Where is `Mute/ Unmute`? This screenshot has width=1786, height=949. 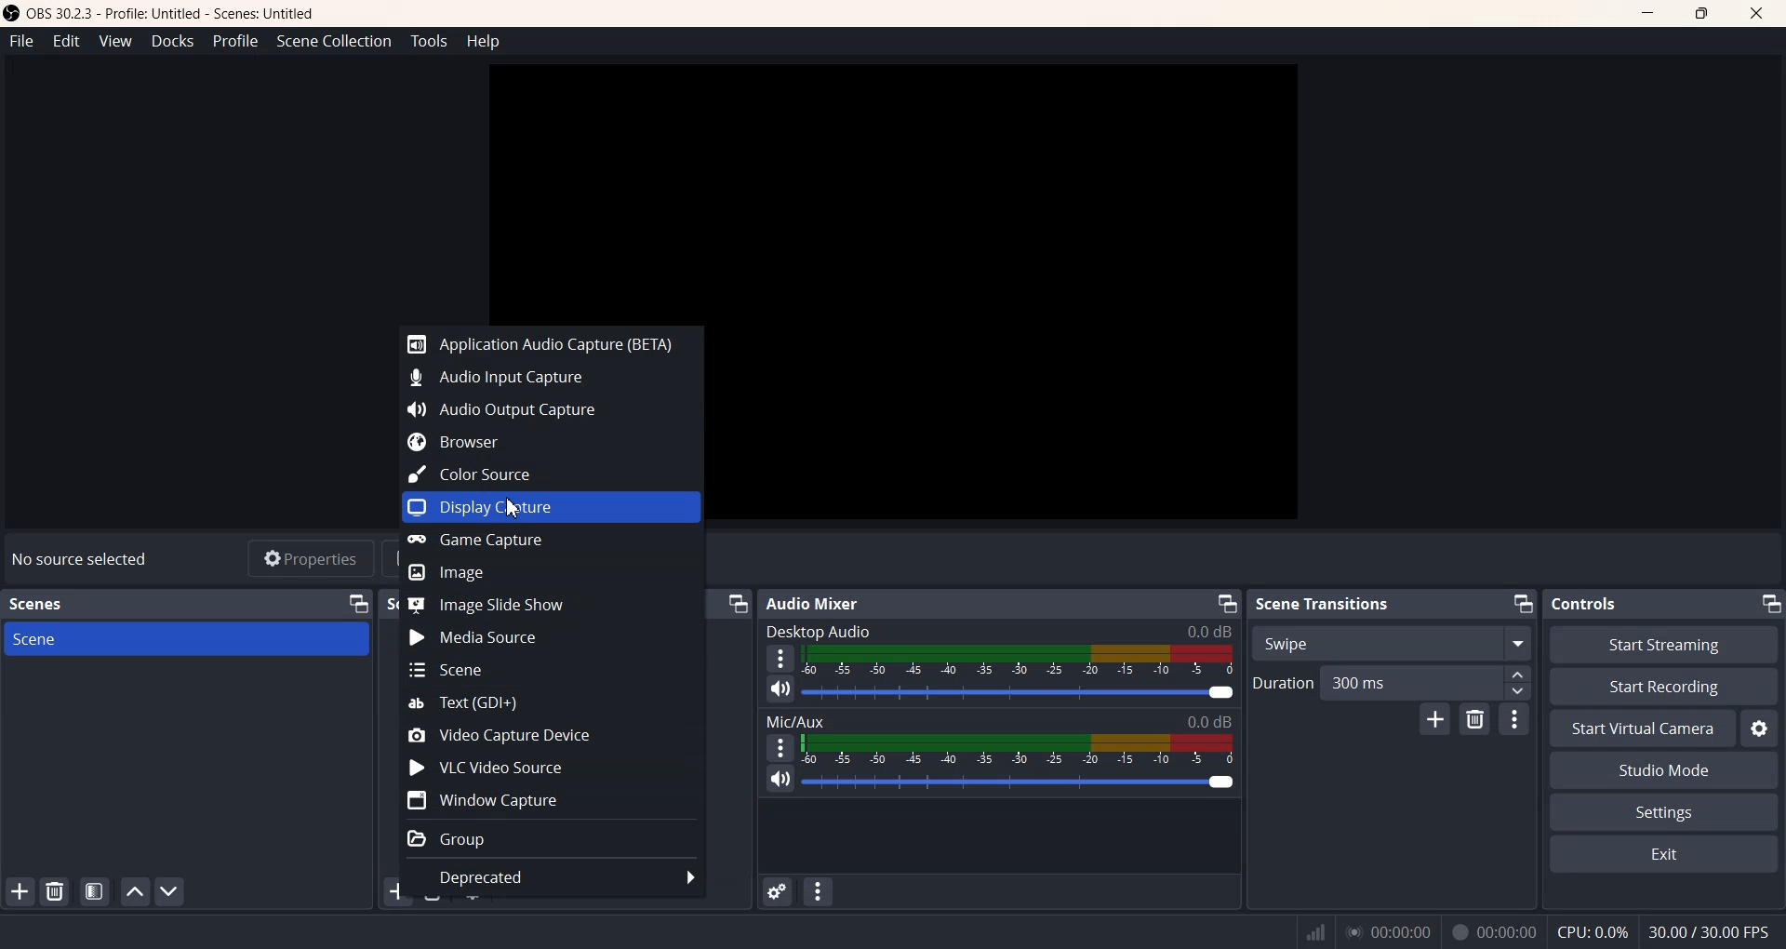
Mute/ Unmute is located at coordinates (780, 689).